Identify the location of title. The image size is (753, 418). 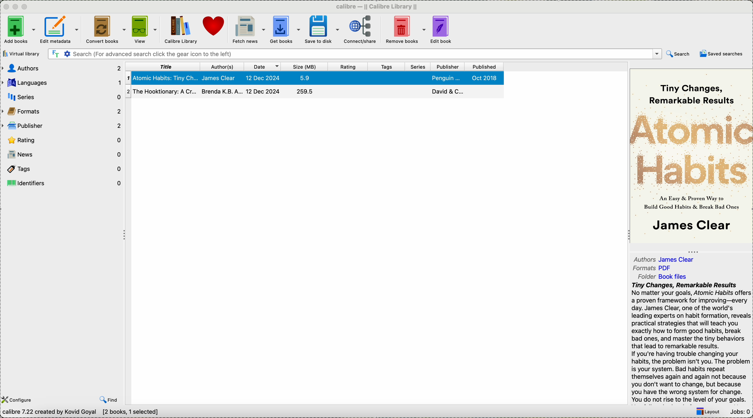
(163, 66).